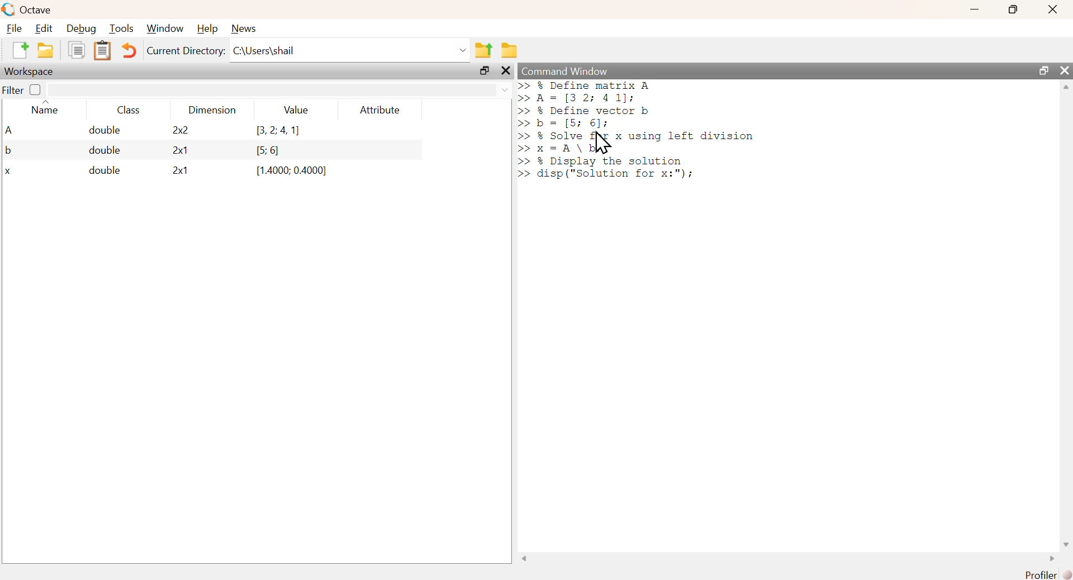  Describe the element at coordinates (273, 131) in the screenshot. I see `(3,2,4,1)` at that location.